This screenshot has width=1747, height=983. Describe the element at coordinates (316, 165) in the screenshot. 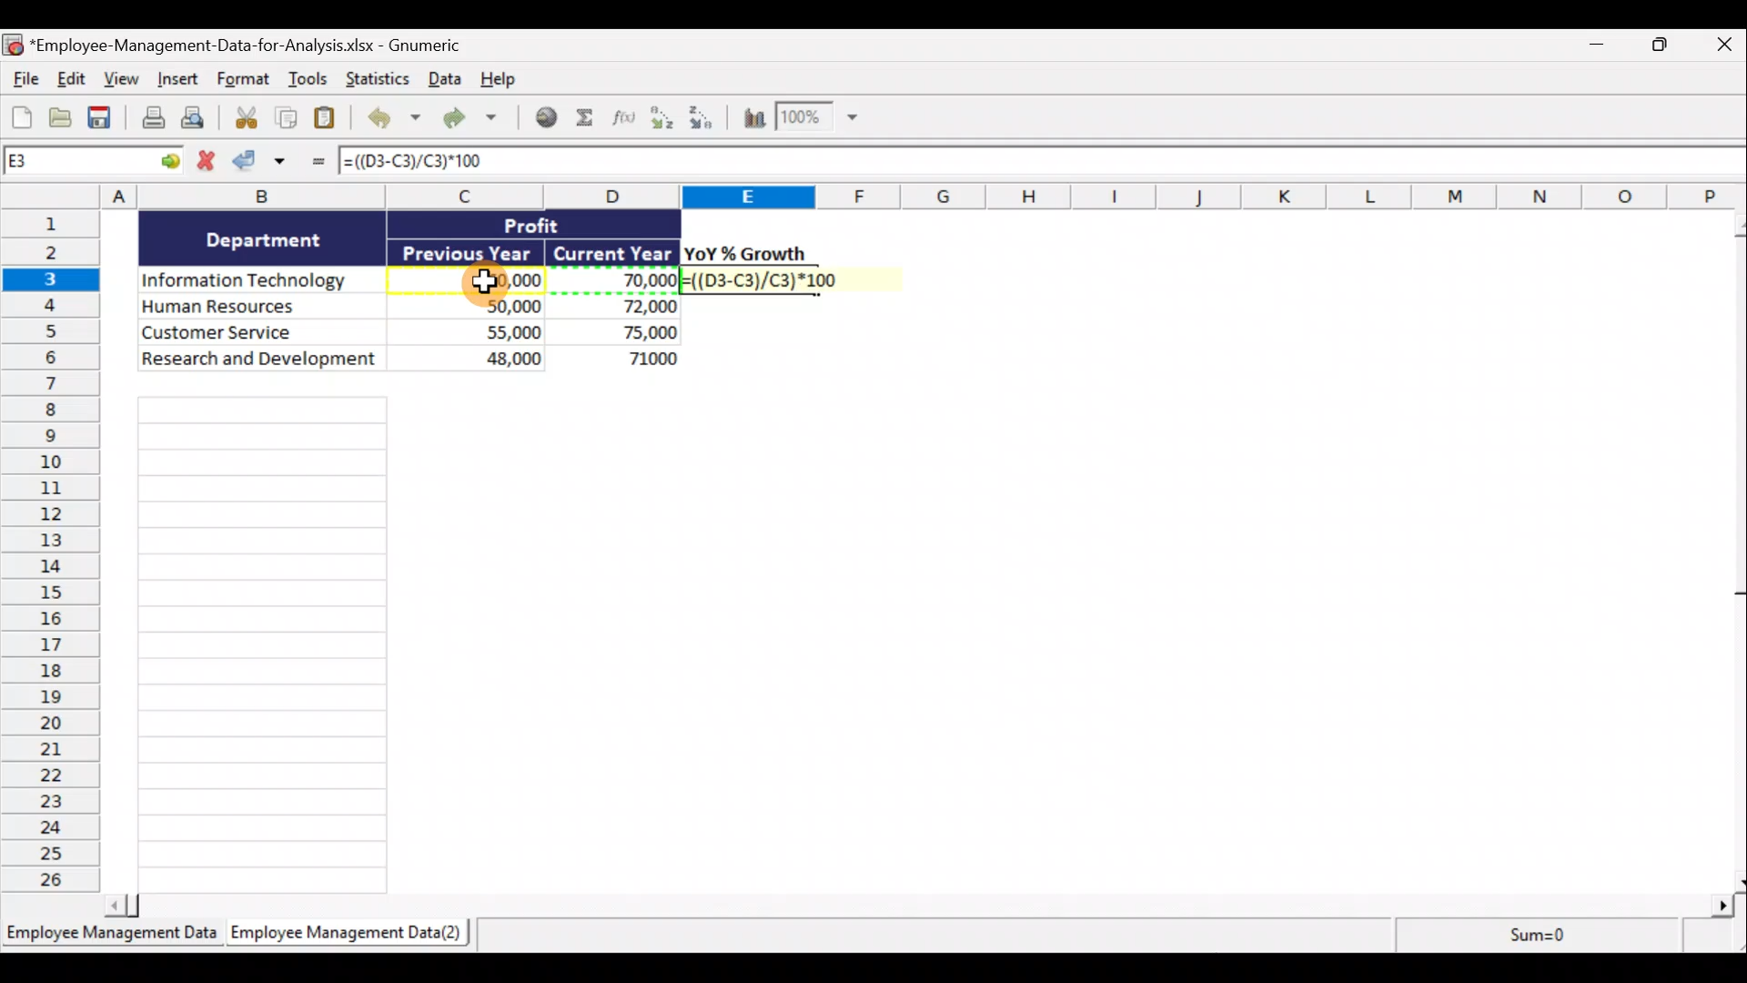

I see `Enter formula` at that location.